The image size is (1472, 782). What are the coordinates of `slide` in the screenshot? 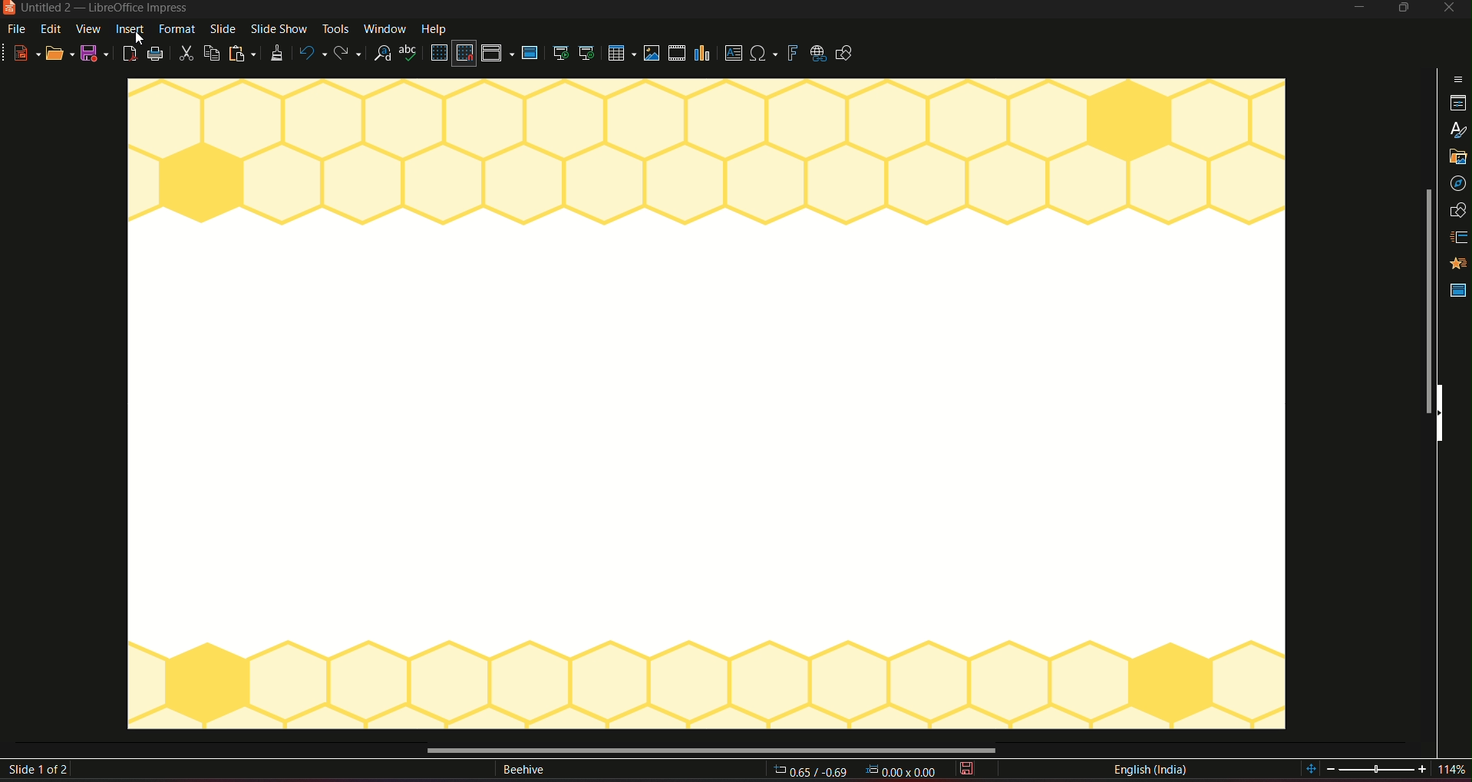 It's located at (222, 30).